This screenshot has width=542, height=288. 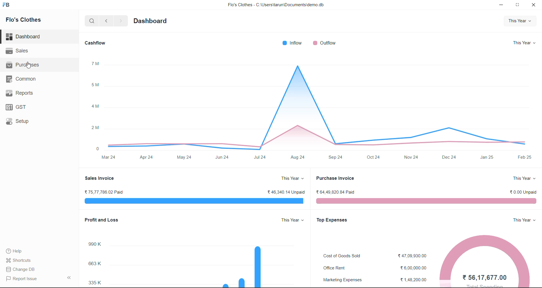 What do you see at coordinates (93, 21) in the screenshot?
I see `search` at bounding box center [93, 21].